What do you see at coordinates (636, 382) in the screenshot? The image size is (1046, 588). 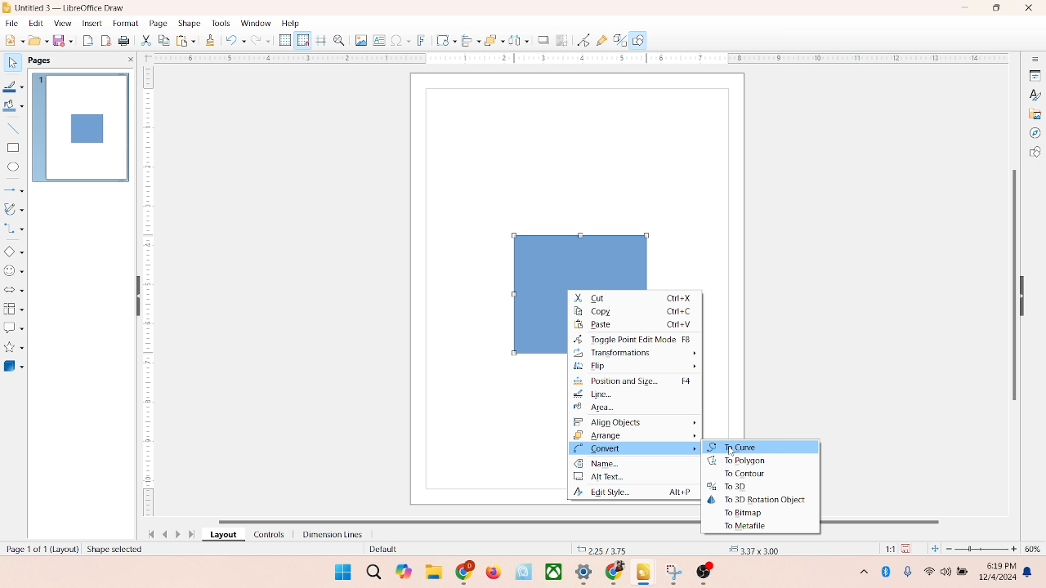 I see `position and size` at bounding box center [636, 382].